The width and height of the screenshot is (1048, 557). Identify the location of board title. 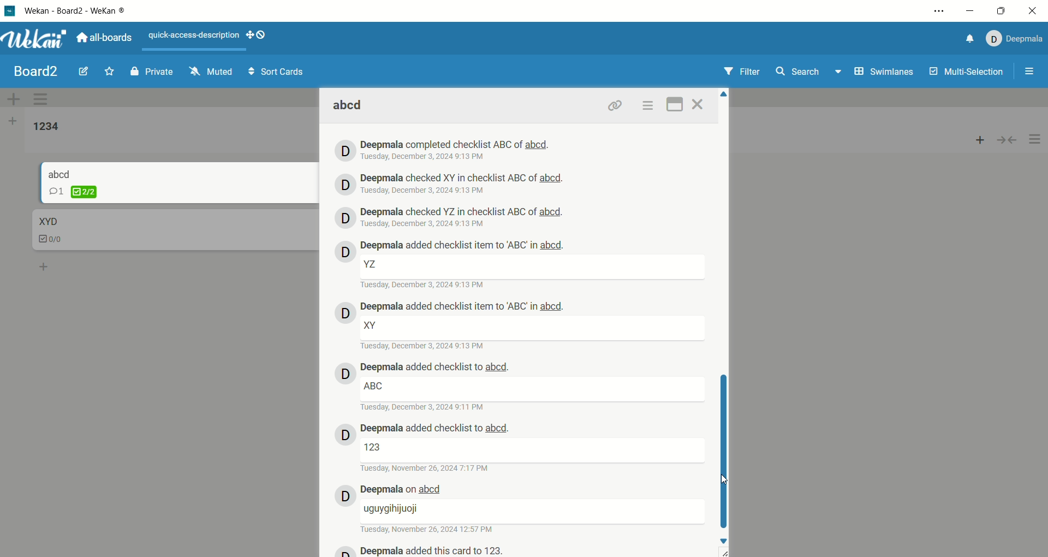
(37, 72).